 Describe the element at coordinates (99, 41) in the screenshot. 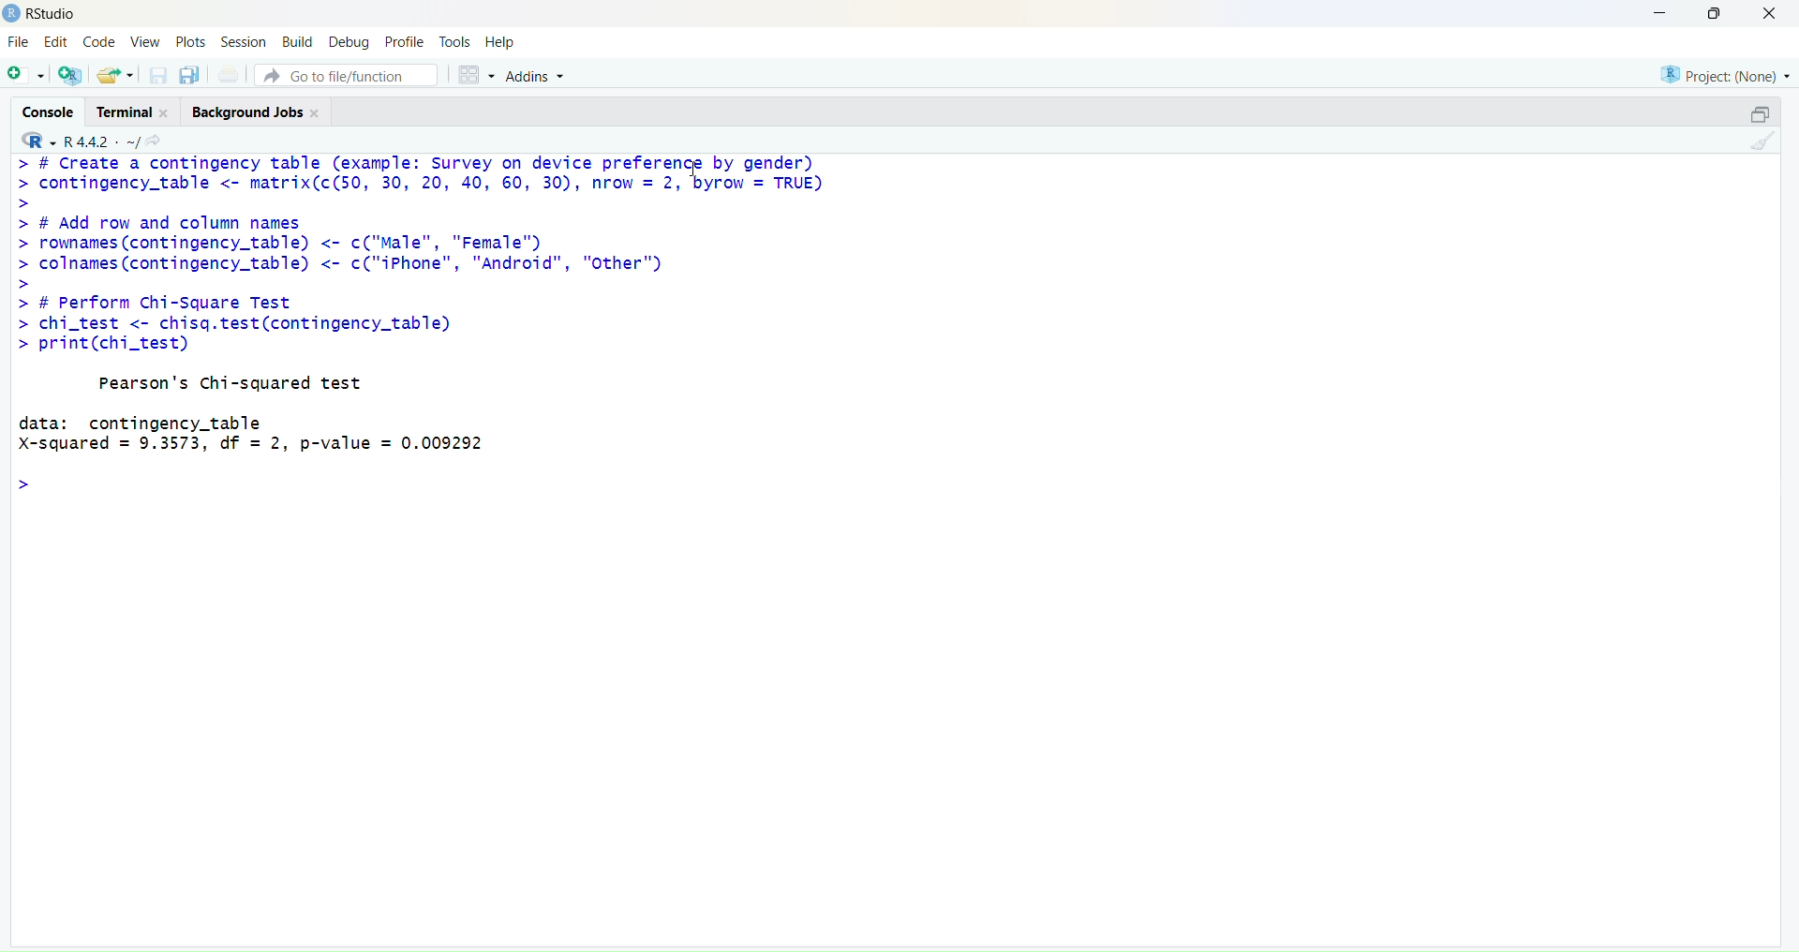

I see `Code` at that location.